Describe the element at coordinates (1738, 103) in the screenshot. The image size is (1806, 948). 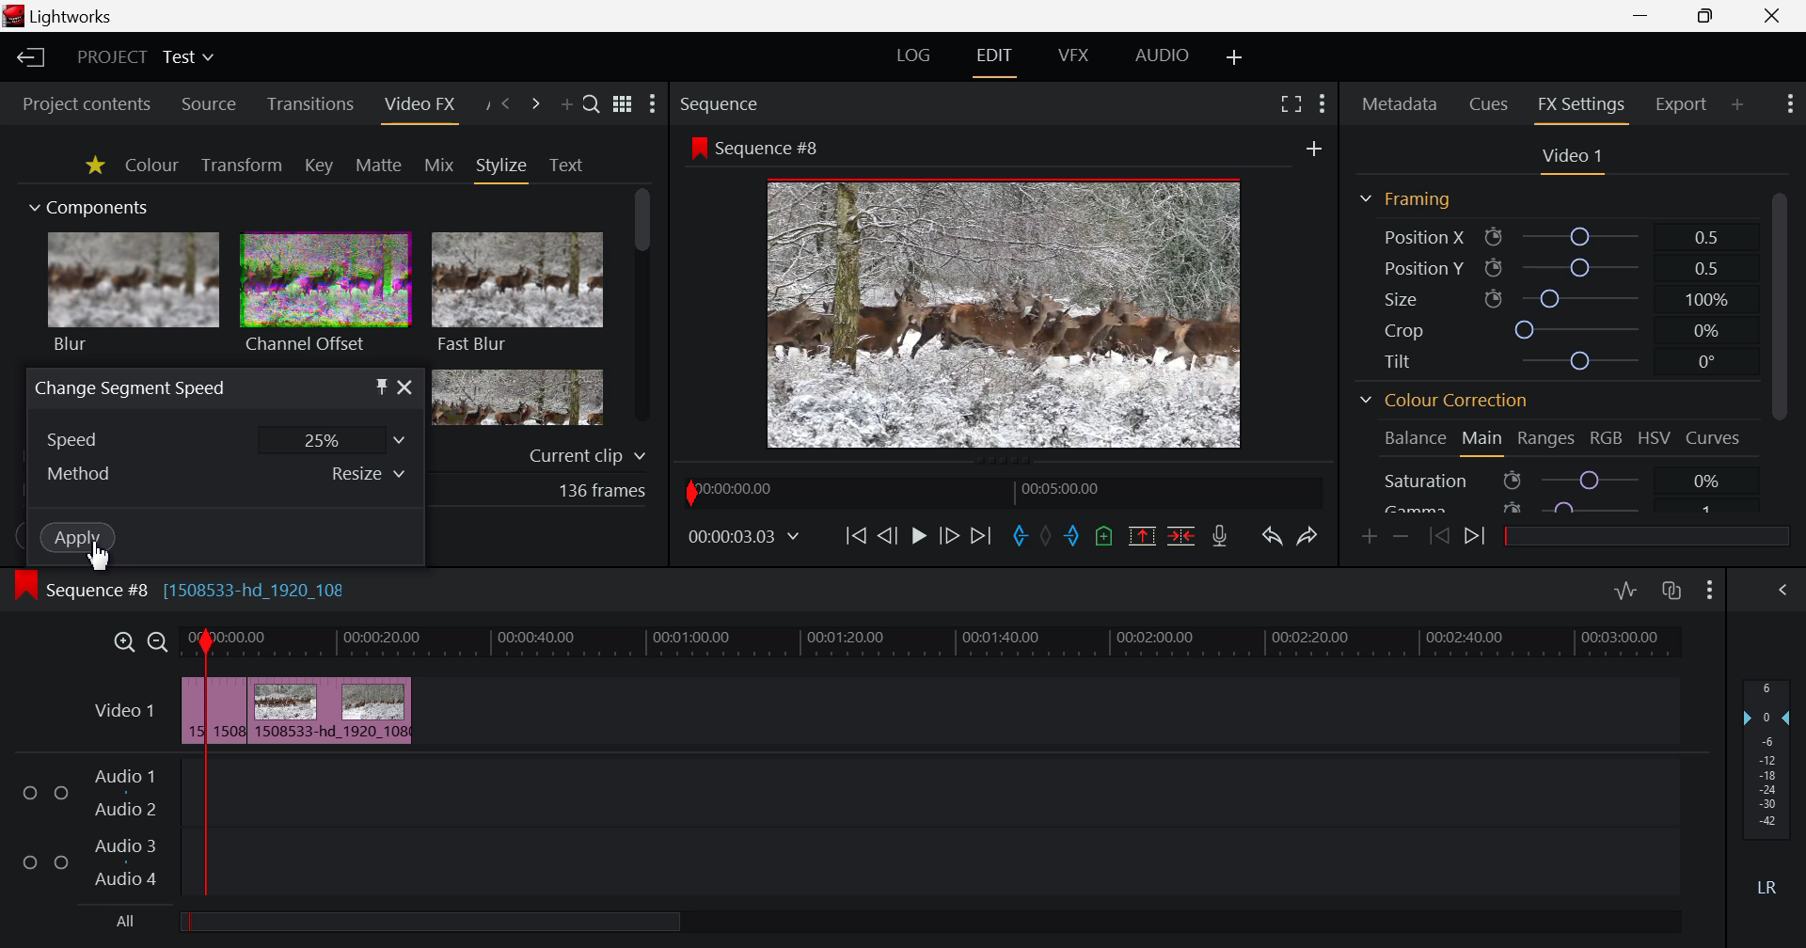
I see `Add Panel` at that location.